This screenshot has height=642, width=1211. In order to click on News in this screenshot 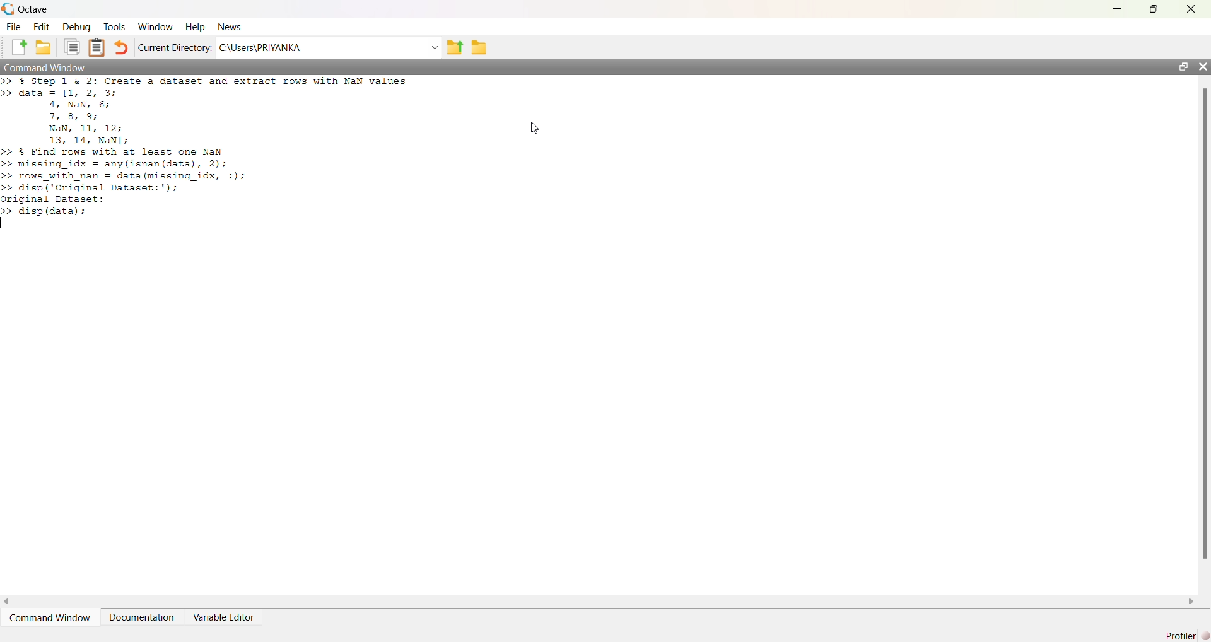, I will do `click(231, 26)`.